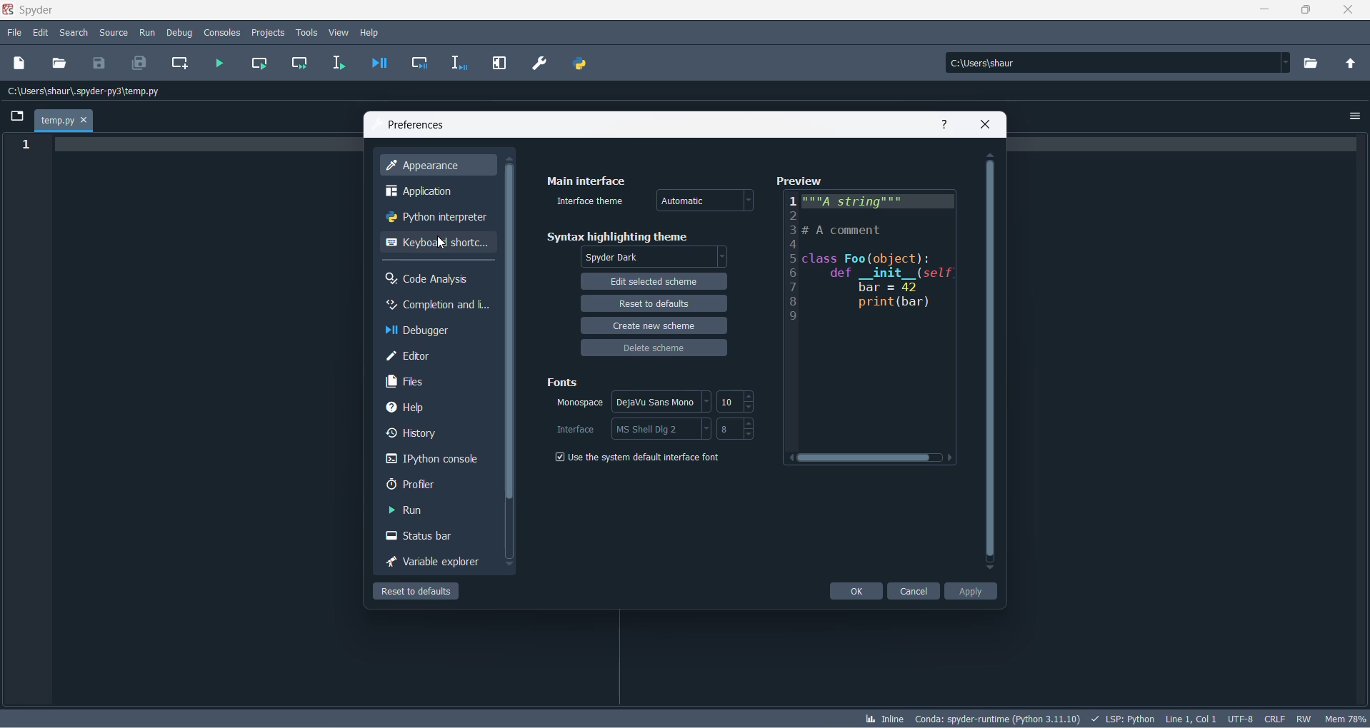 The height and width of the screenshot is (728, 1370). I want to click on status bar, so click(428, 537).